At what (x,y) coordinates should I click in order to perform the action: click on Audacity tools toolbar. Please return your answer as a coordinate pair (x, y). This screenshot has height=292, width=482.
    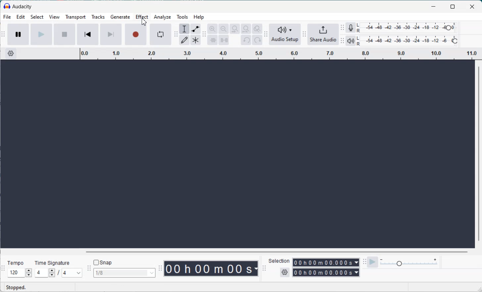
    Looking at the image, I should click on (176, 35).